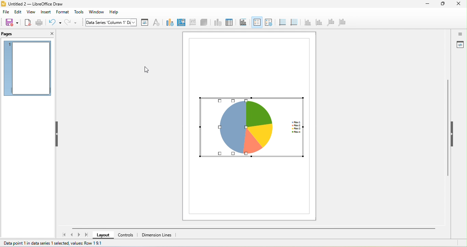 The height and width of the screenshot is (247, 467). Describe the element at coordinates (217, 23) in the screenshot. I see `data ranges` at that location.